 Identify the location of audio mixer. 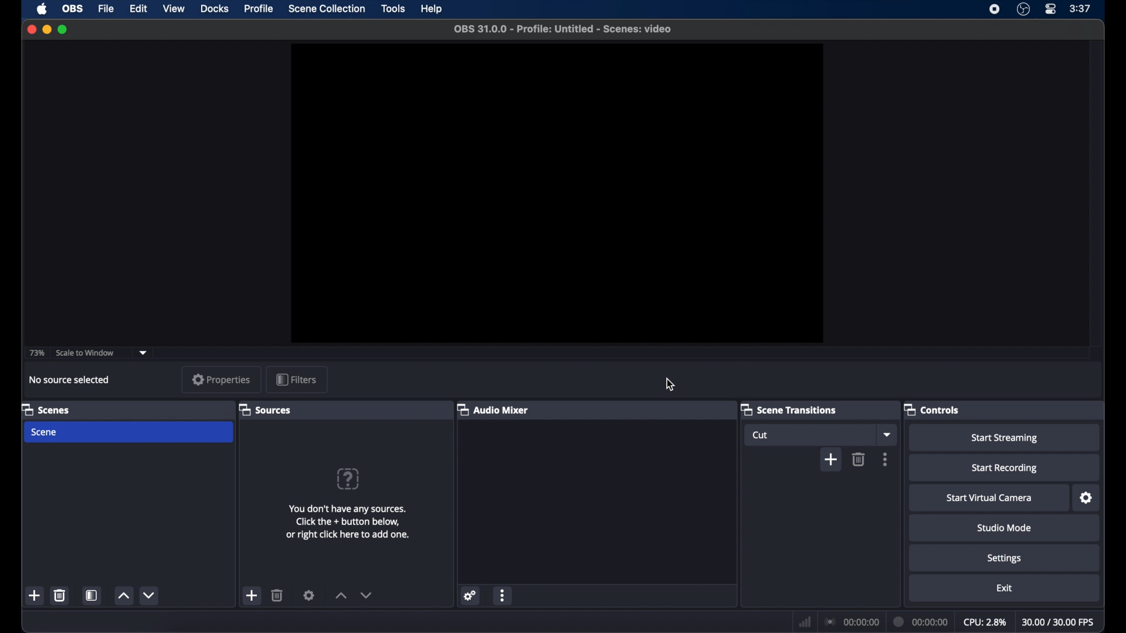
(493, 409).